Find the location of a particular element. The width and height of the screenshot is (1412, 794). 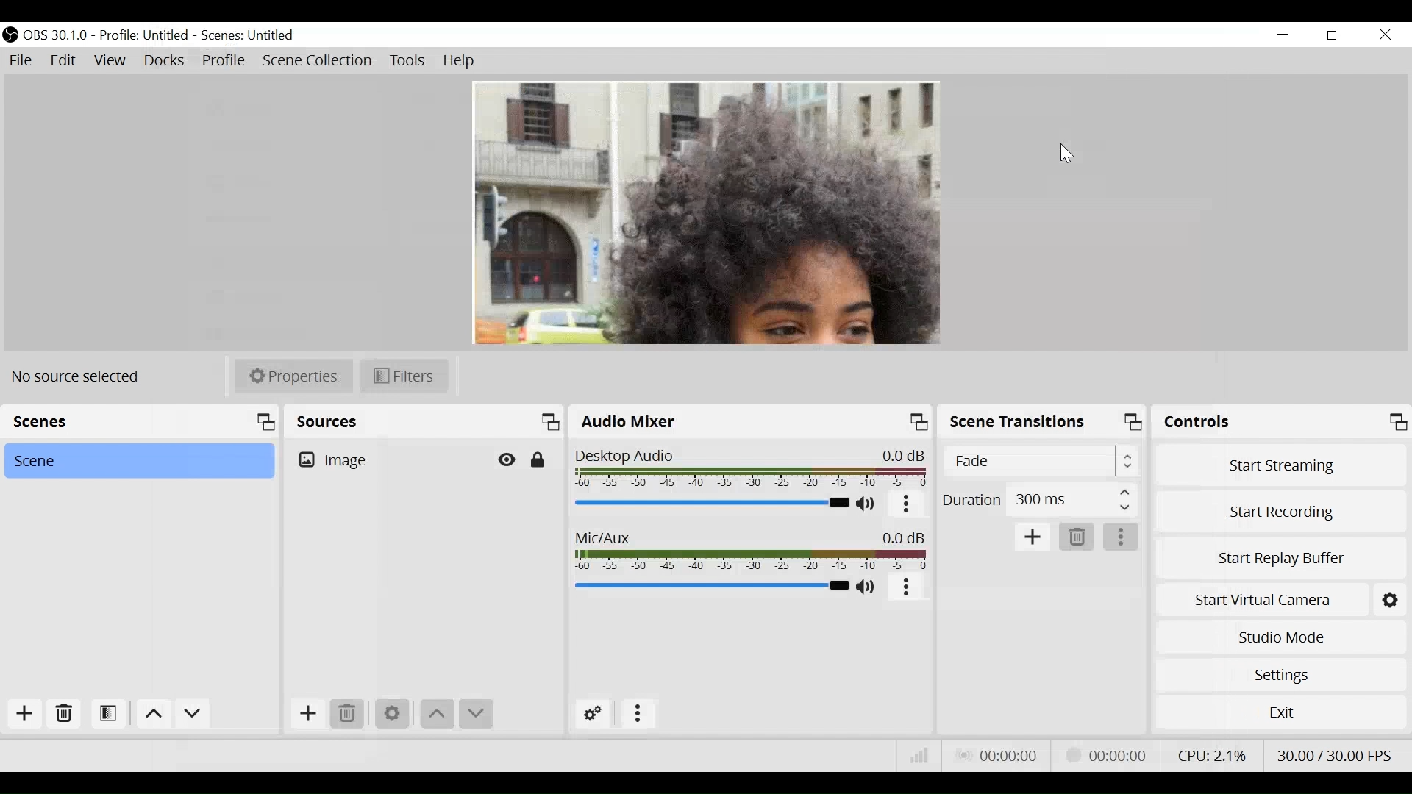

Exit is located at coordinates (1280, 717).